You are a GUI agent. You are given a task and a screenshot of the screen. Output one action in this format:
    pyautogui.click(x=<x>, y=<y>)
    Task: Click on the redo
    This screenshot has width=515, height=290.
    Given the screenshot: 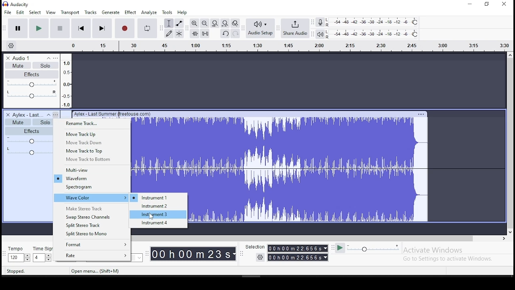 What is the action you would take?
    pyautogui.click(x=235, y=33)
    